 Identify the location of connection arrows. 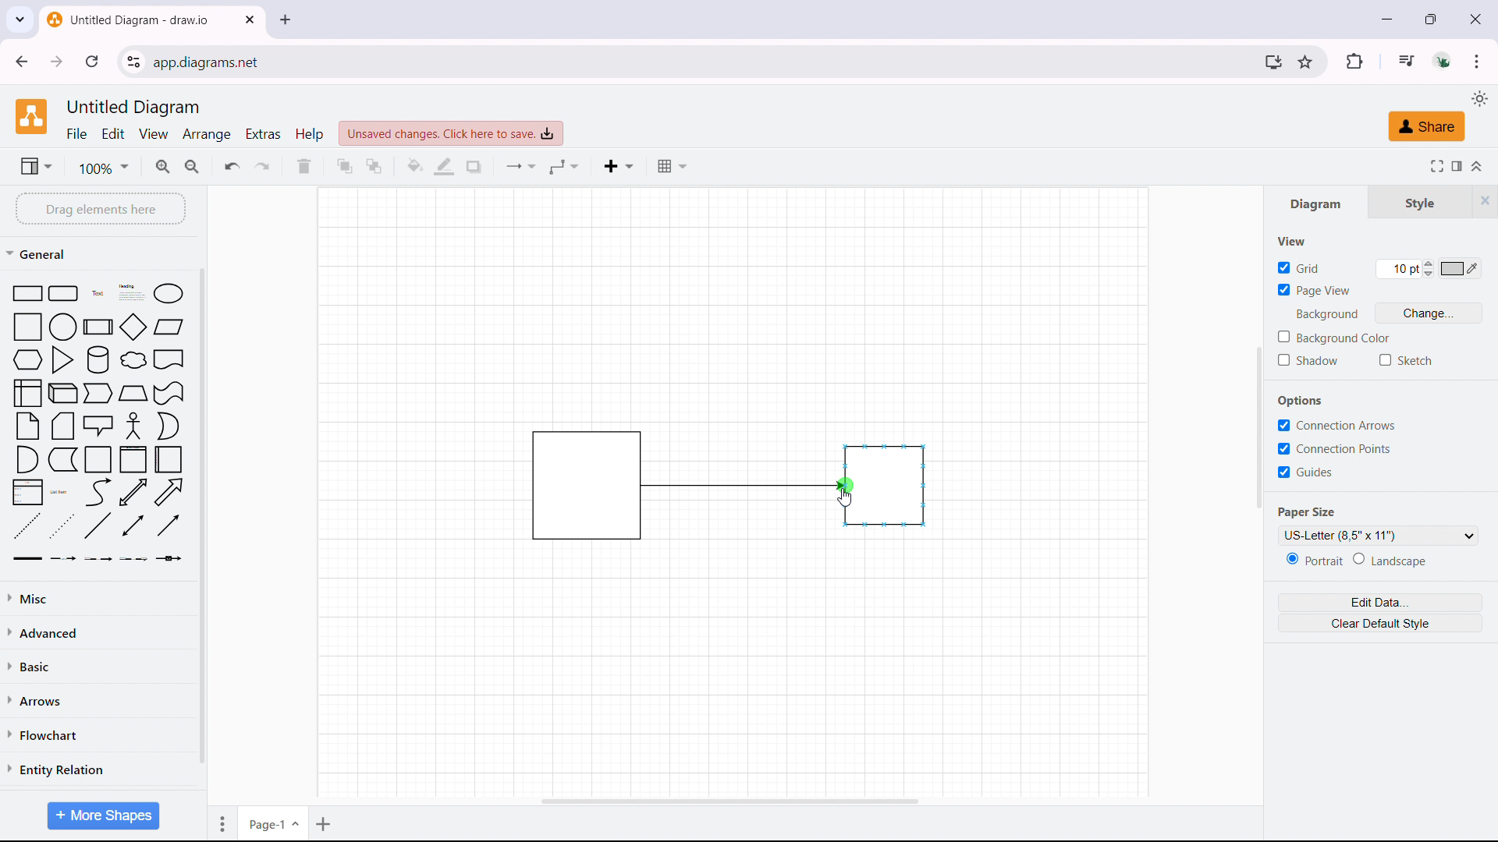
(1337, 425).